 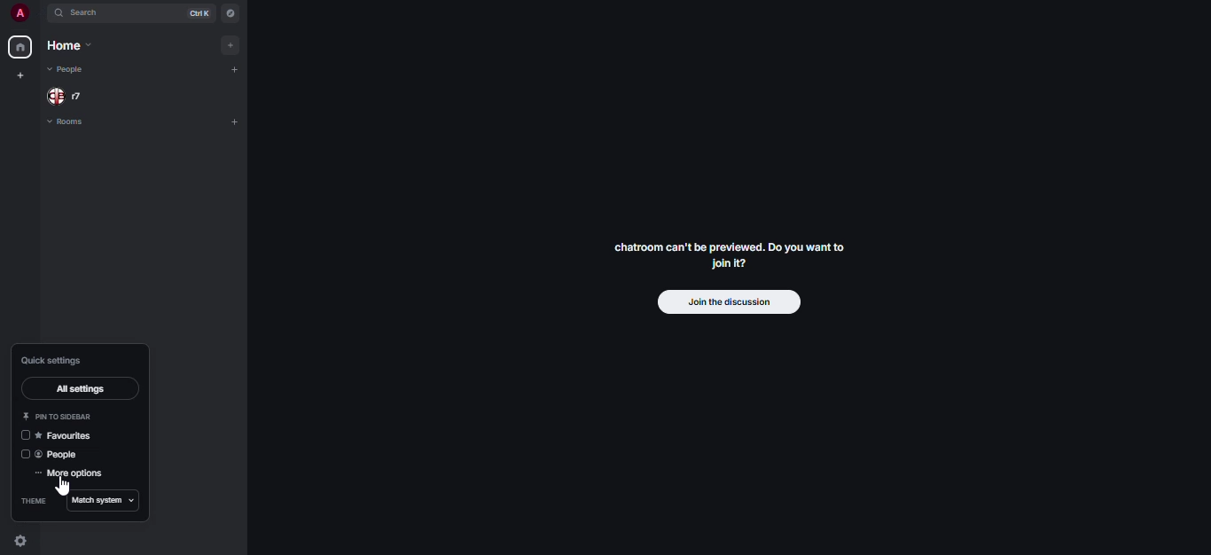 I want to click on ctrl K, so click(x=199, y=12).